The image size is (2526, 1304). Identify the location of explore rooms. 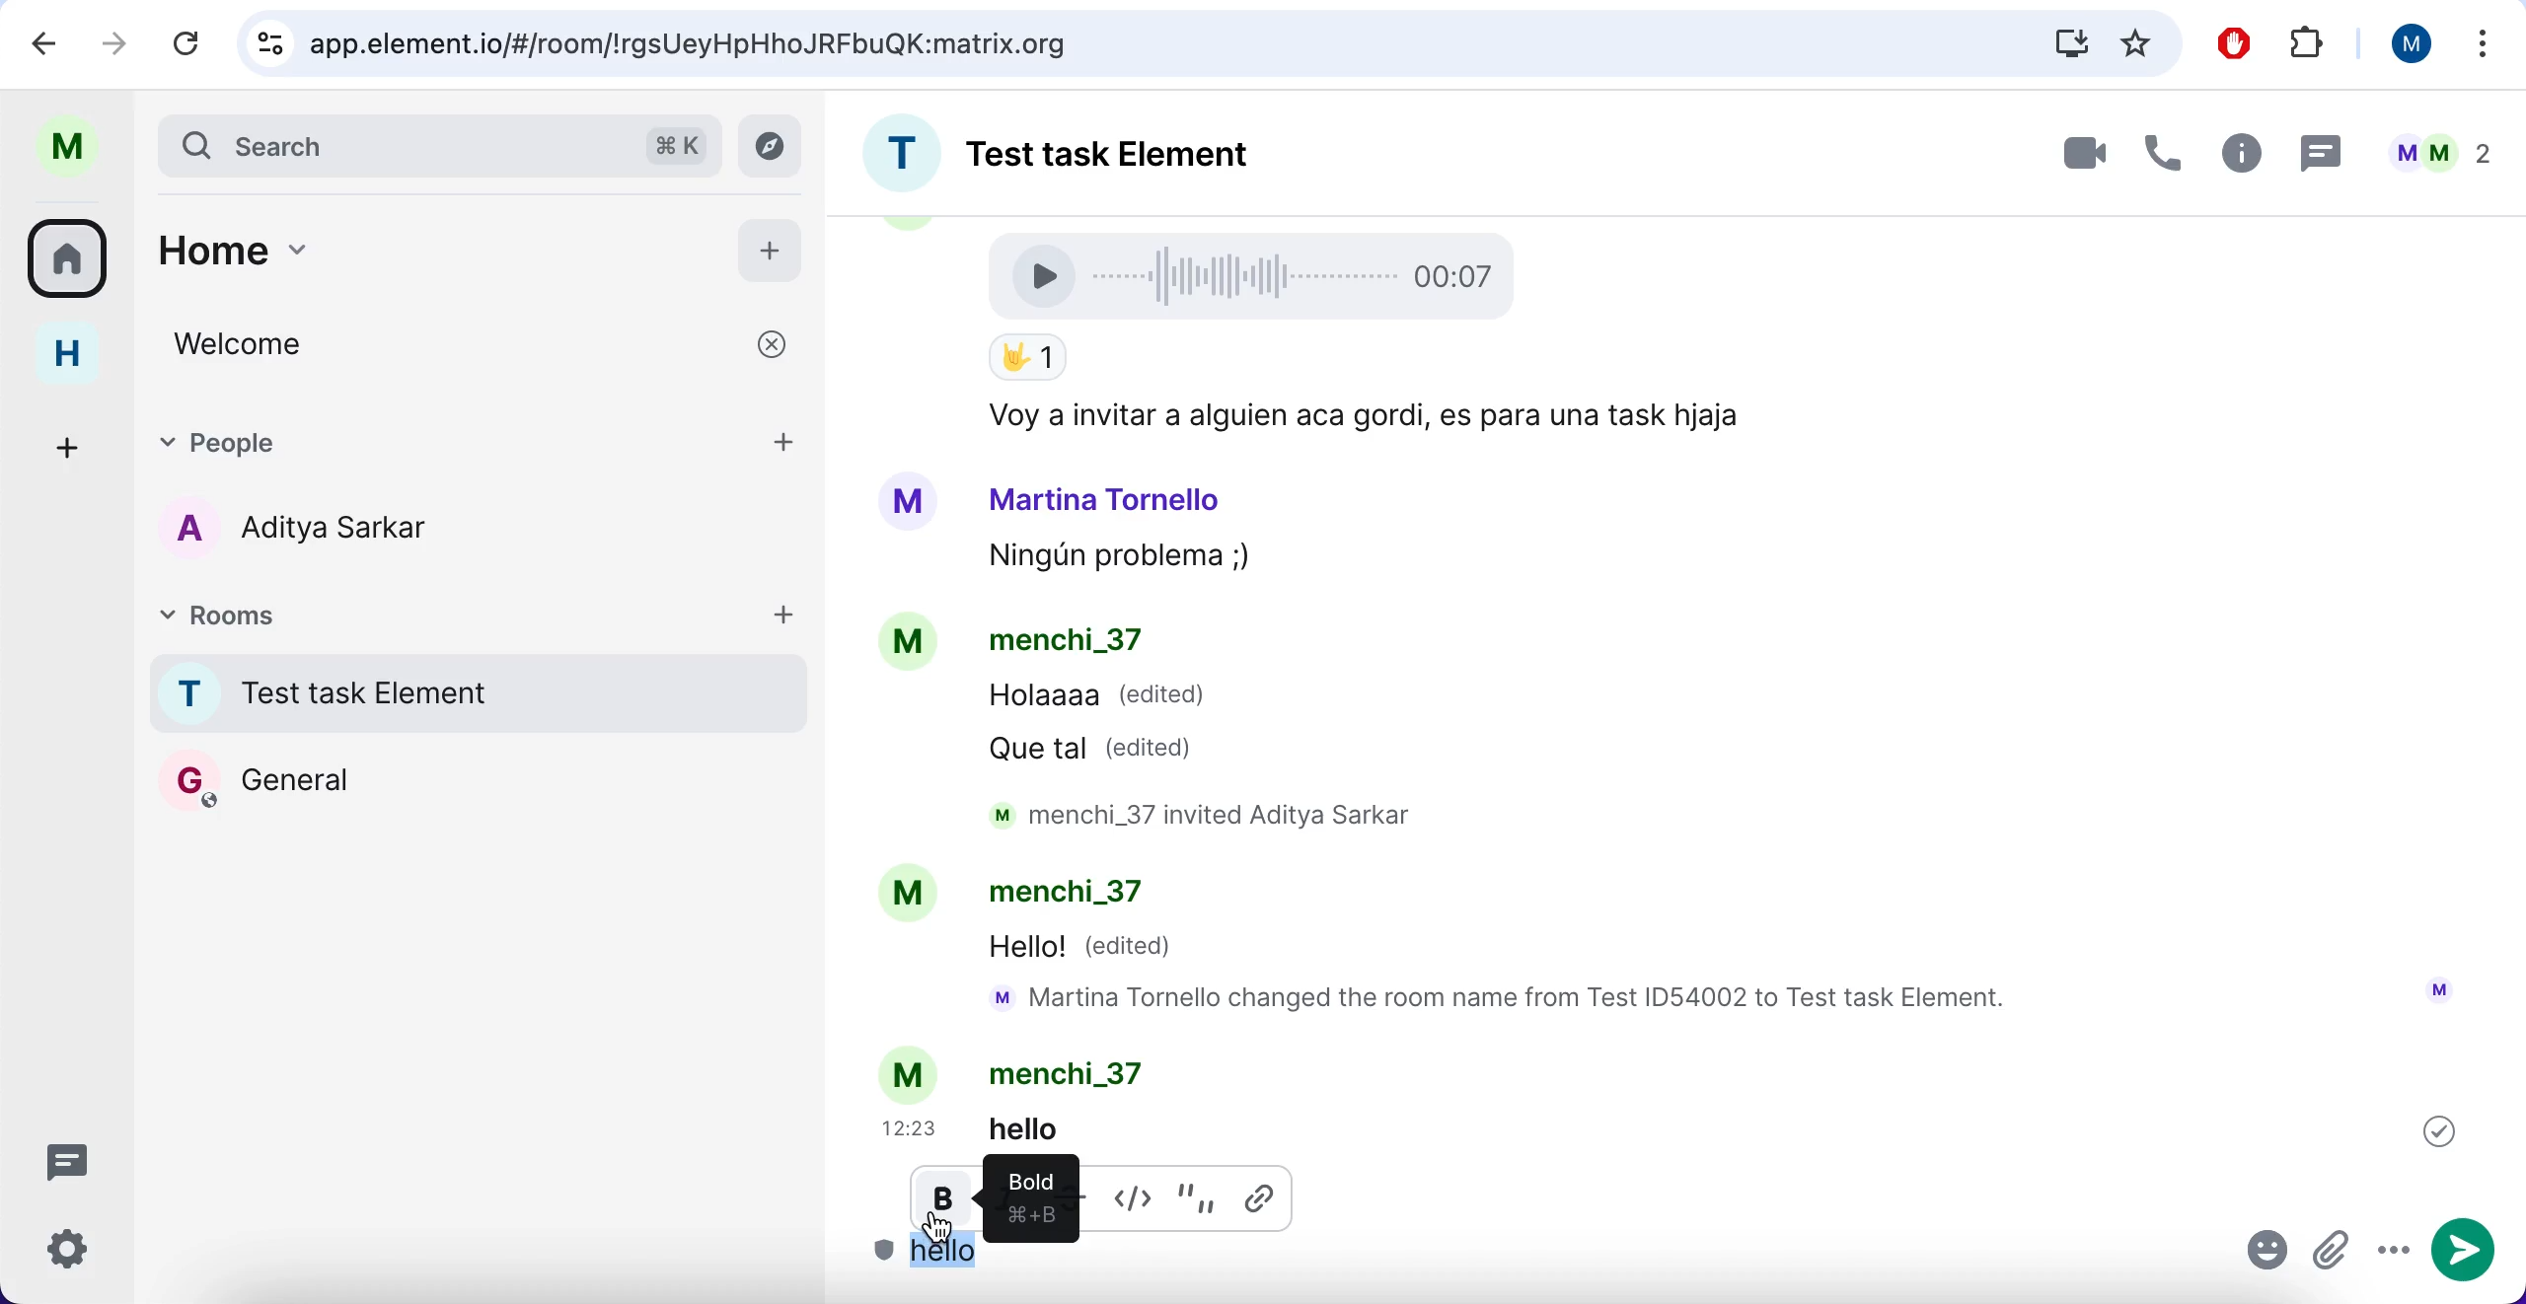
(776, 147).